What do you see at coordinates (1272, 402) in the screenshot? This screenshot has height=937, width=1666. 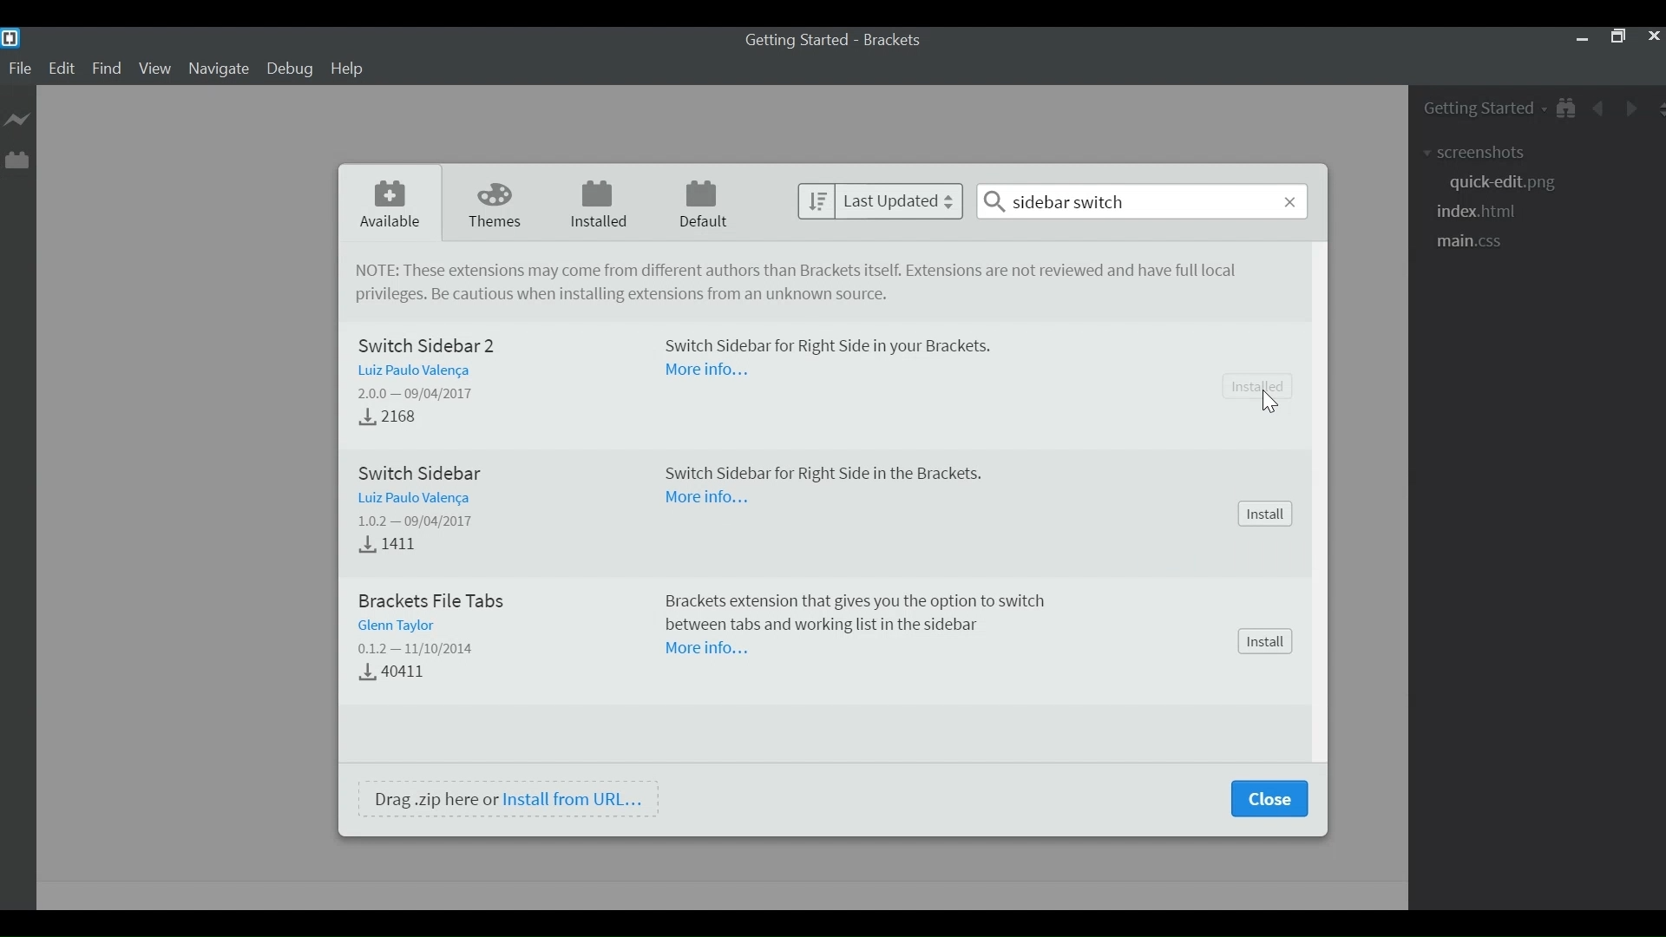 I see `cursor` at bounding box center [1272, 402].